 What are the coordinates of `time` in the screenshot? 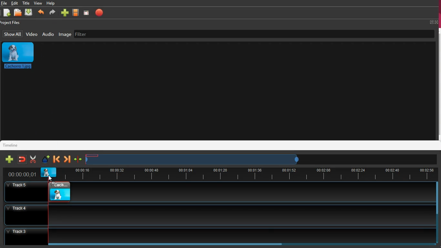 It's located at (18, 174).